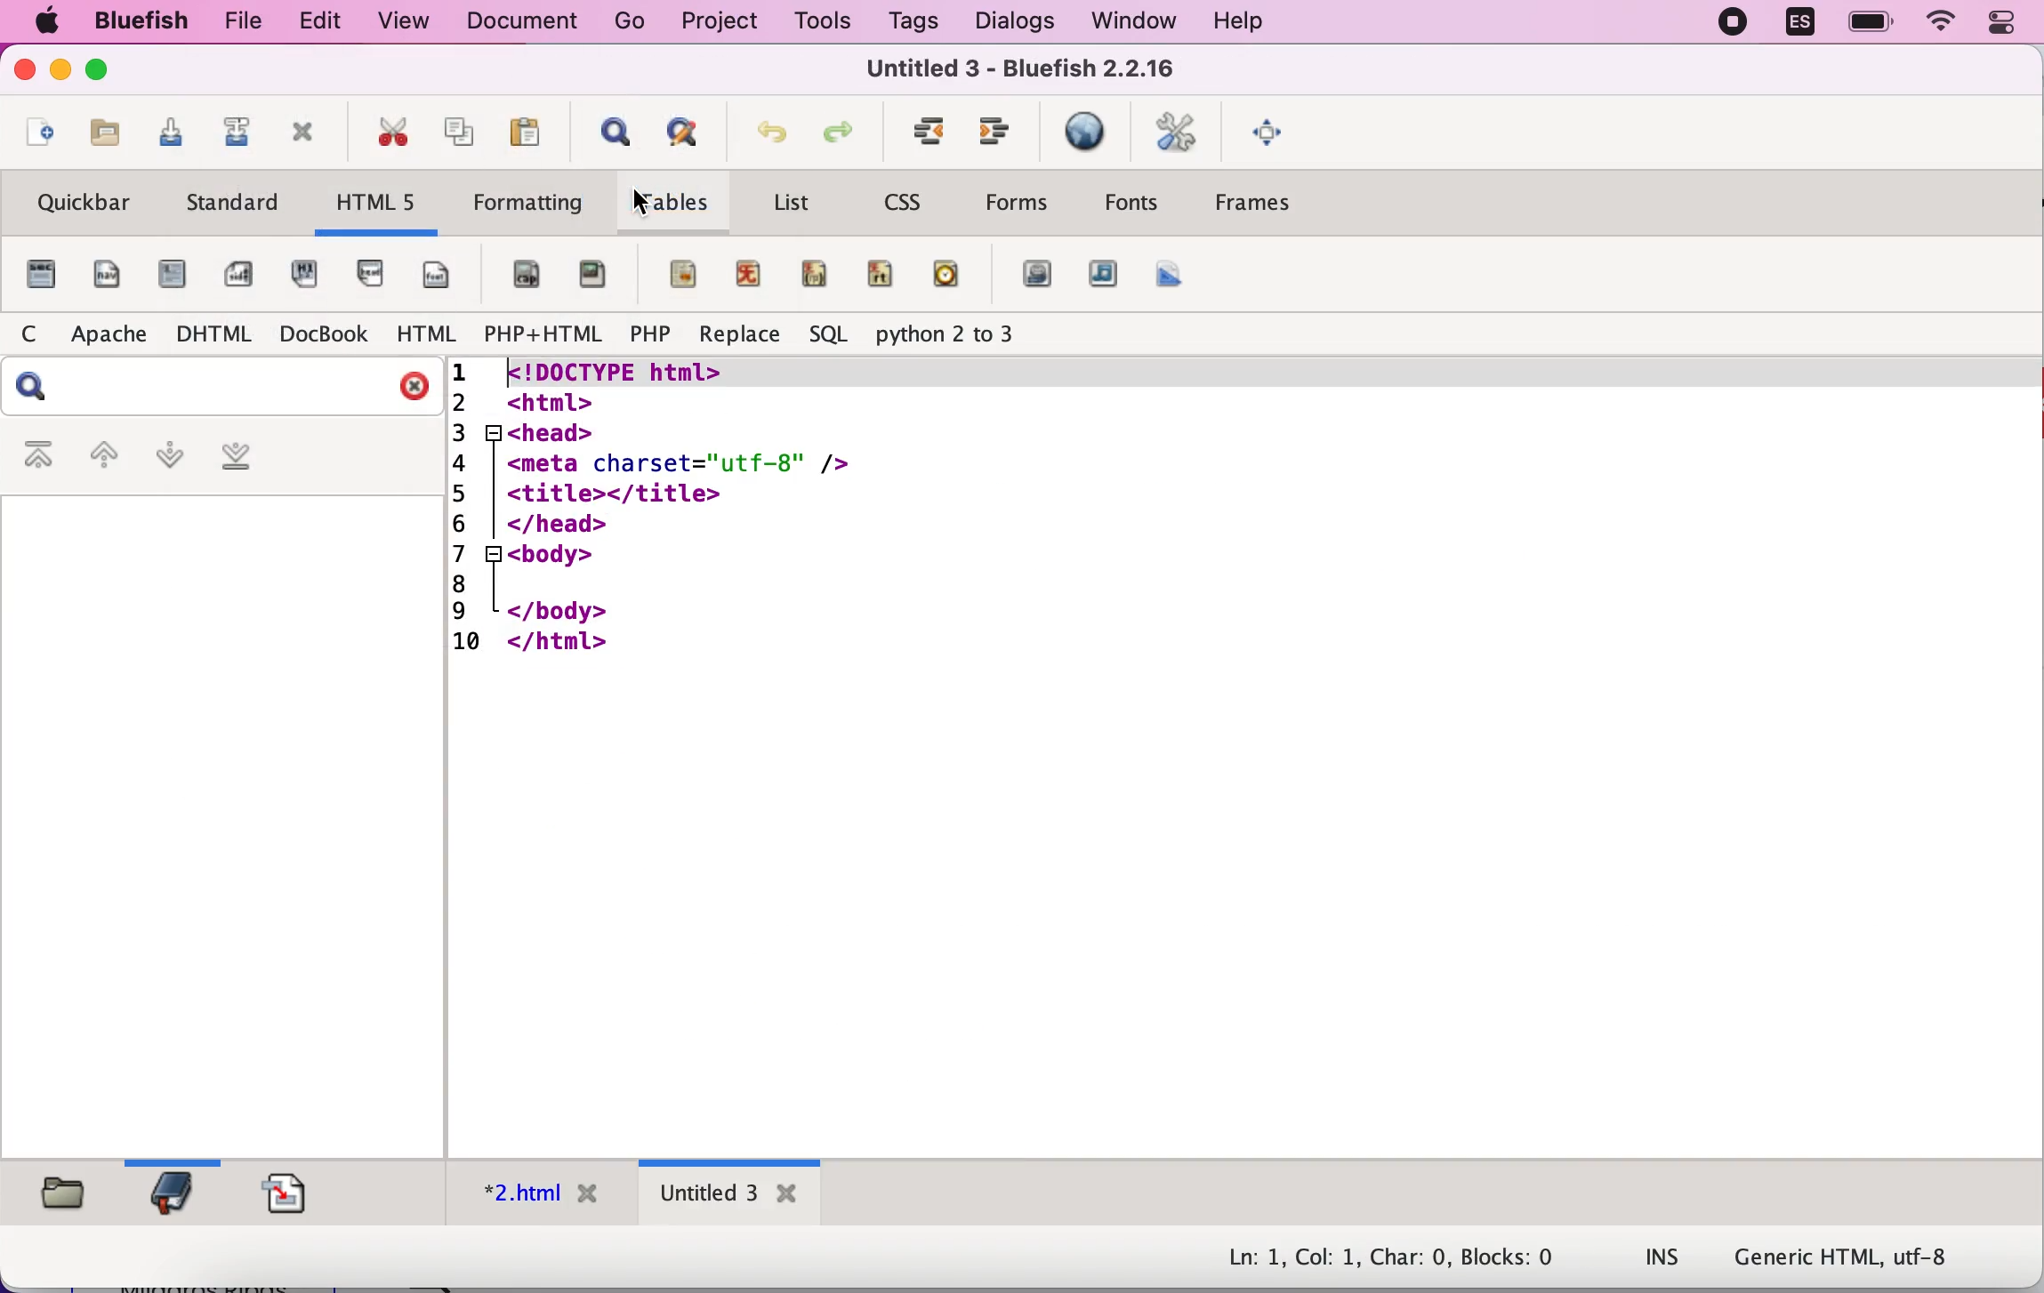 Image resolution: width=2044 pixels, height=1293 pixels. What do you see at coordinates (640, 205) in the screenshot?
I see `cursor` at bounding box center [640, 205].